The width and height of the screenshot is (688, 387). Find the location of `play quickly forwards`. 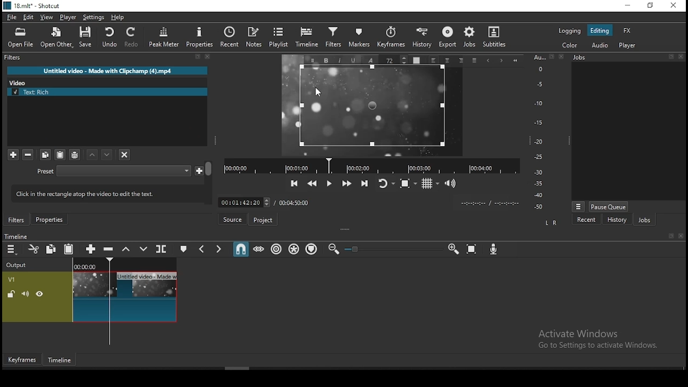

play quickly forwards is located at coordinates (348, 183).